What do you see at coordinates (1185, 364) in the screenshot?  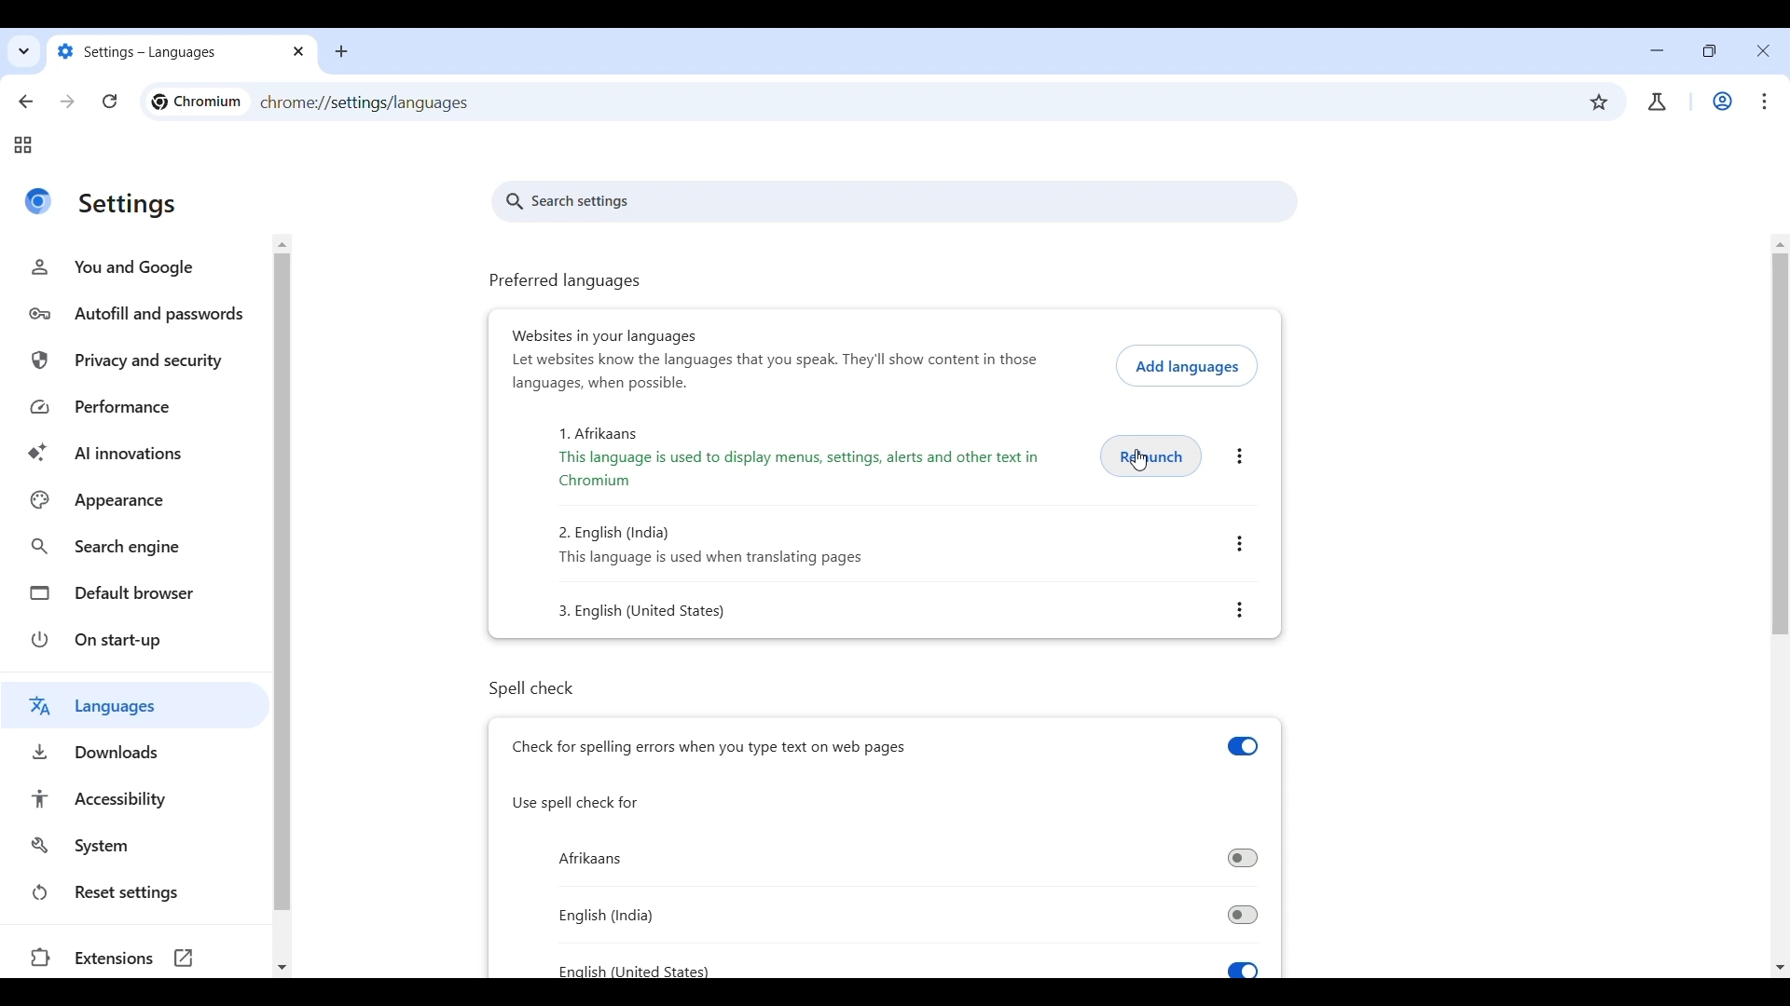 I see `Add languages` at bounding box center [1185, 364].